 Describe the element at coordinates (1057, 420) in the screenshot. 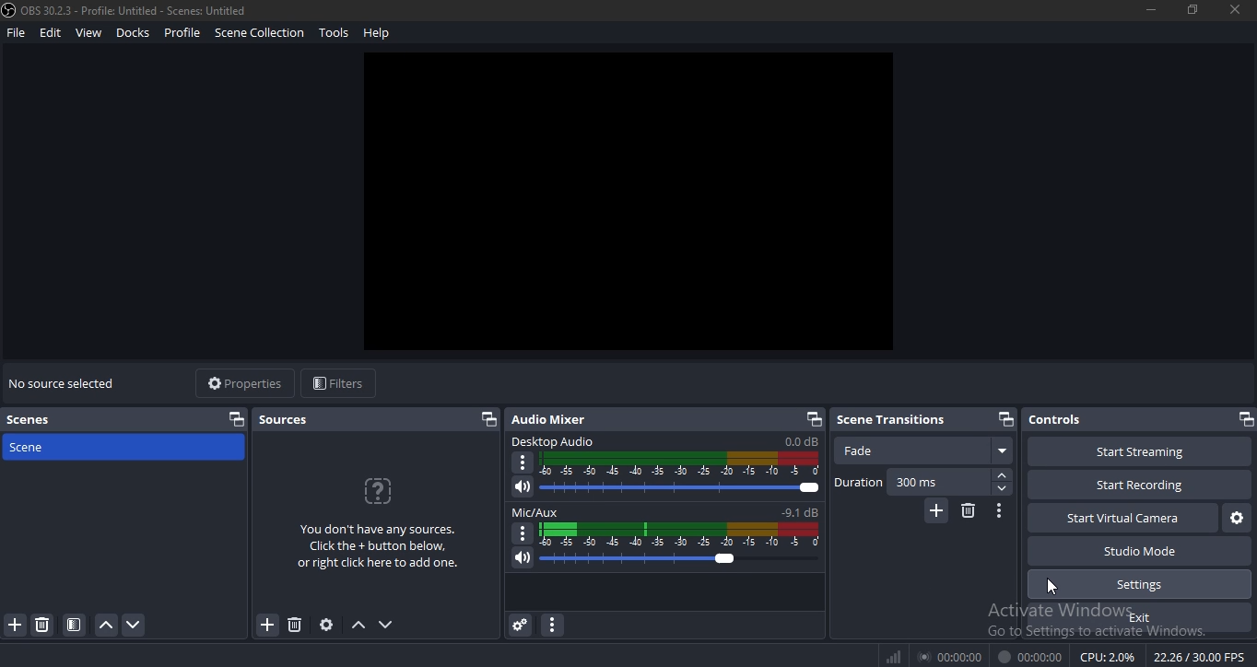

I see `controls` at that location.